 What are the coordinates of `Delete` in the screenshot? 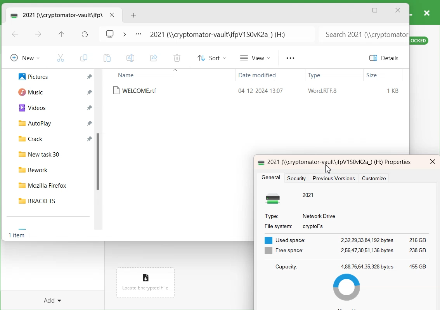 It's located at (177, 59).